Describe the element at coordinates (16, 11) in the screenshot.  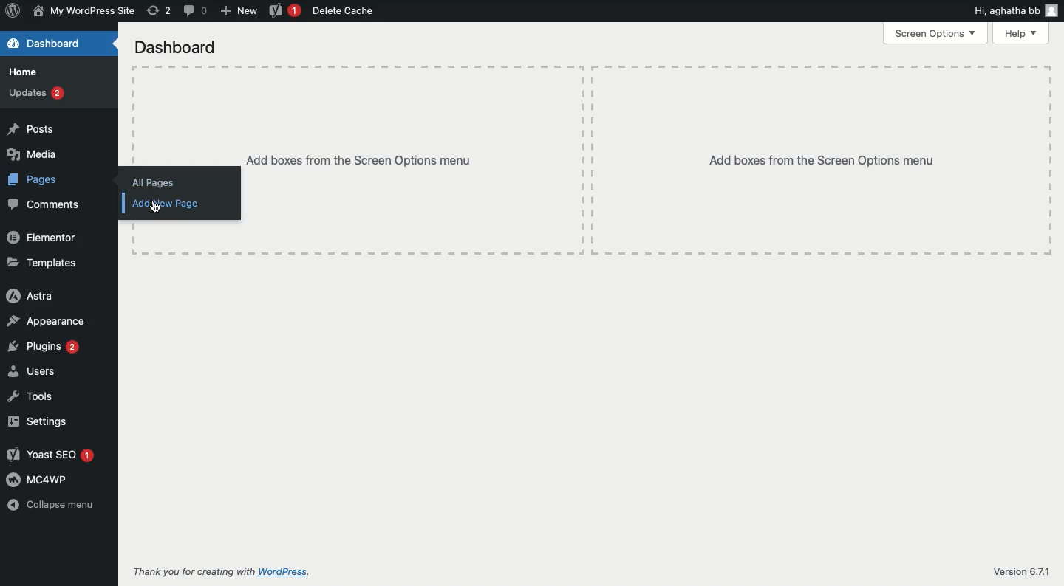
I see `Wordpress logo` at that location.